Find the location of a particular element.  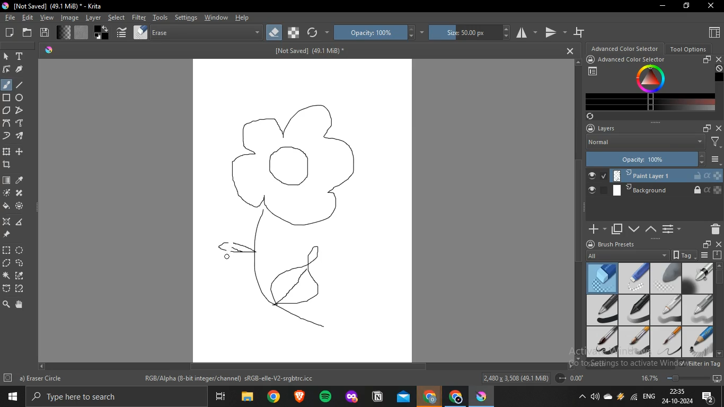

Application is located at coordinates (378, 396).